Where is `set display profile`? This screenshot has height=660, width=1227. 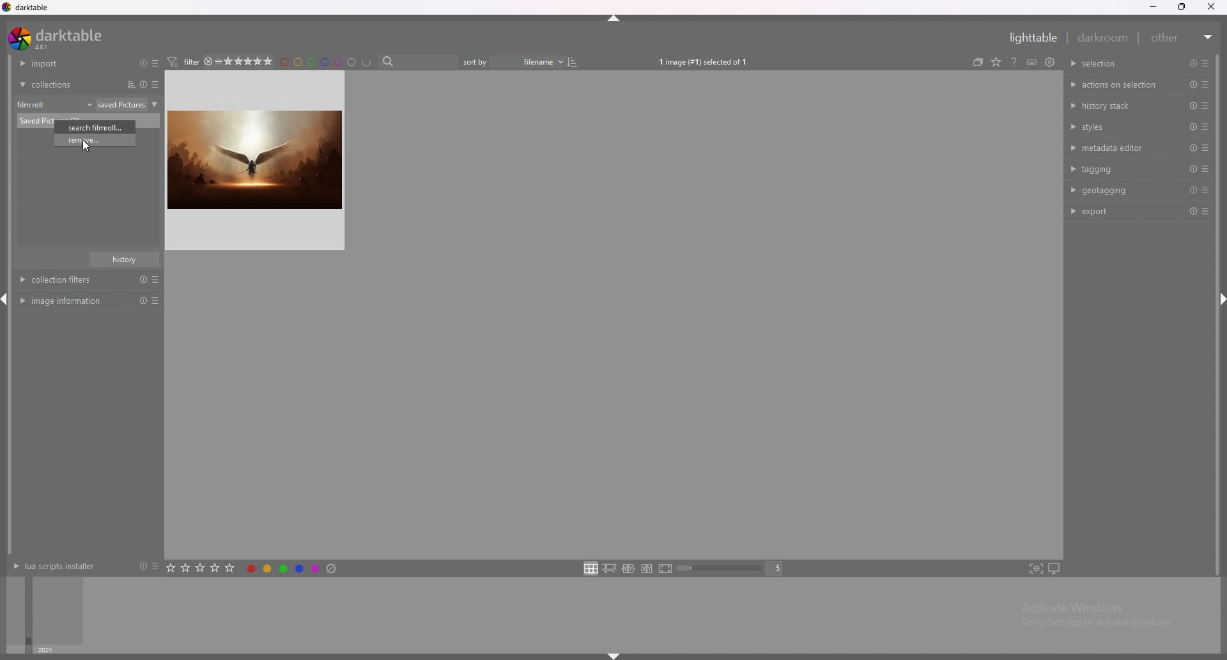 set display profile is located at coordinates (1054, 569).